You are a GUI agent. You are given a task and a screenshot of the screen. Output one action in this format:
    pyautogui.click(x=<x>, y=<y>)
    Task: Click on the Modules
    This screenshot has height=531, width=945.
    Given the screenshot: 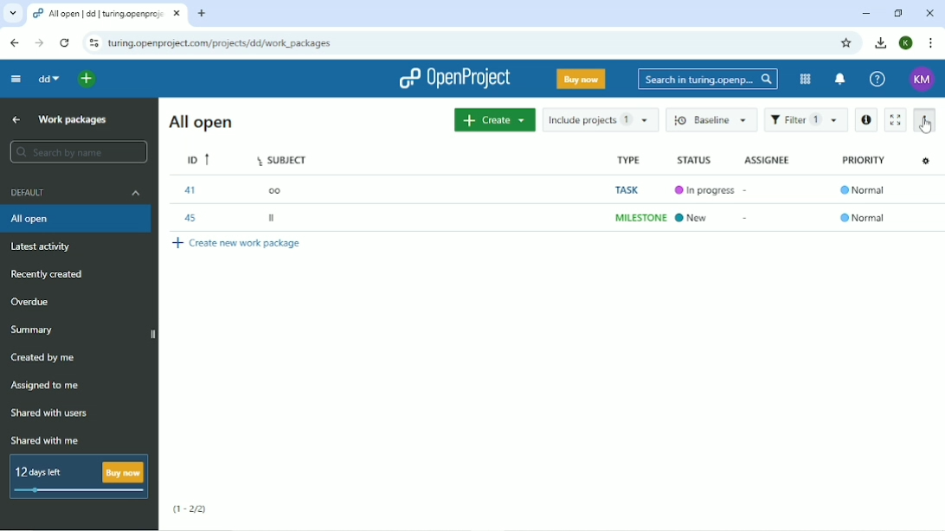 What is the action you would take?
    pyautogui.click(x=804, y=79)
    